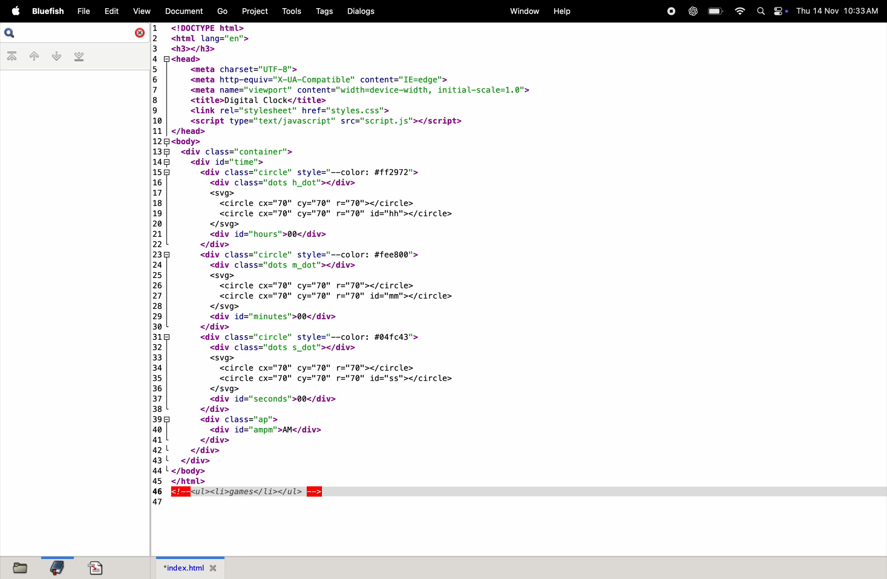  Describe the element at coordinates (189, 568) in the screenshot. I see `index.html` at that location.